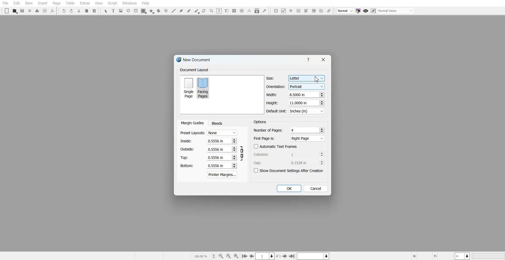 The image size is (505, 260). I want to click on Increase and decrease No. , so click(234, 158).